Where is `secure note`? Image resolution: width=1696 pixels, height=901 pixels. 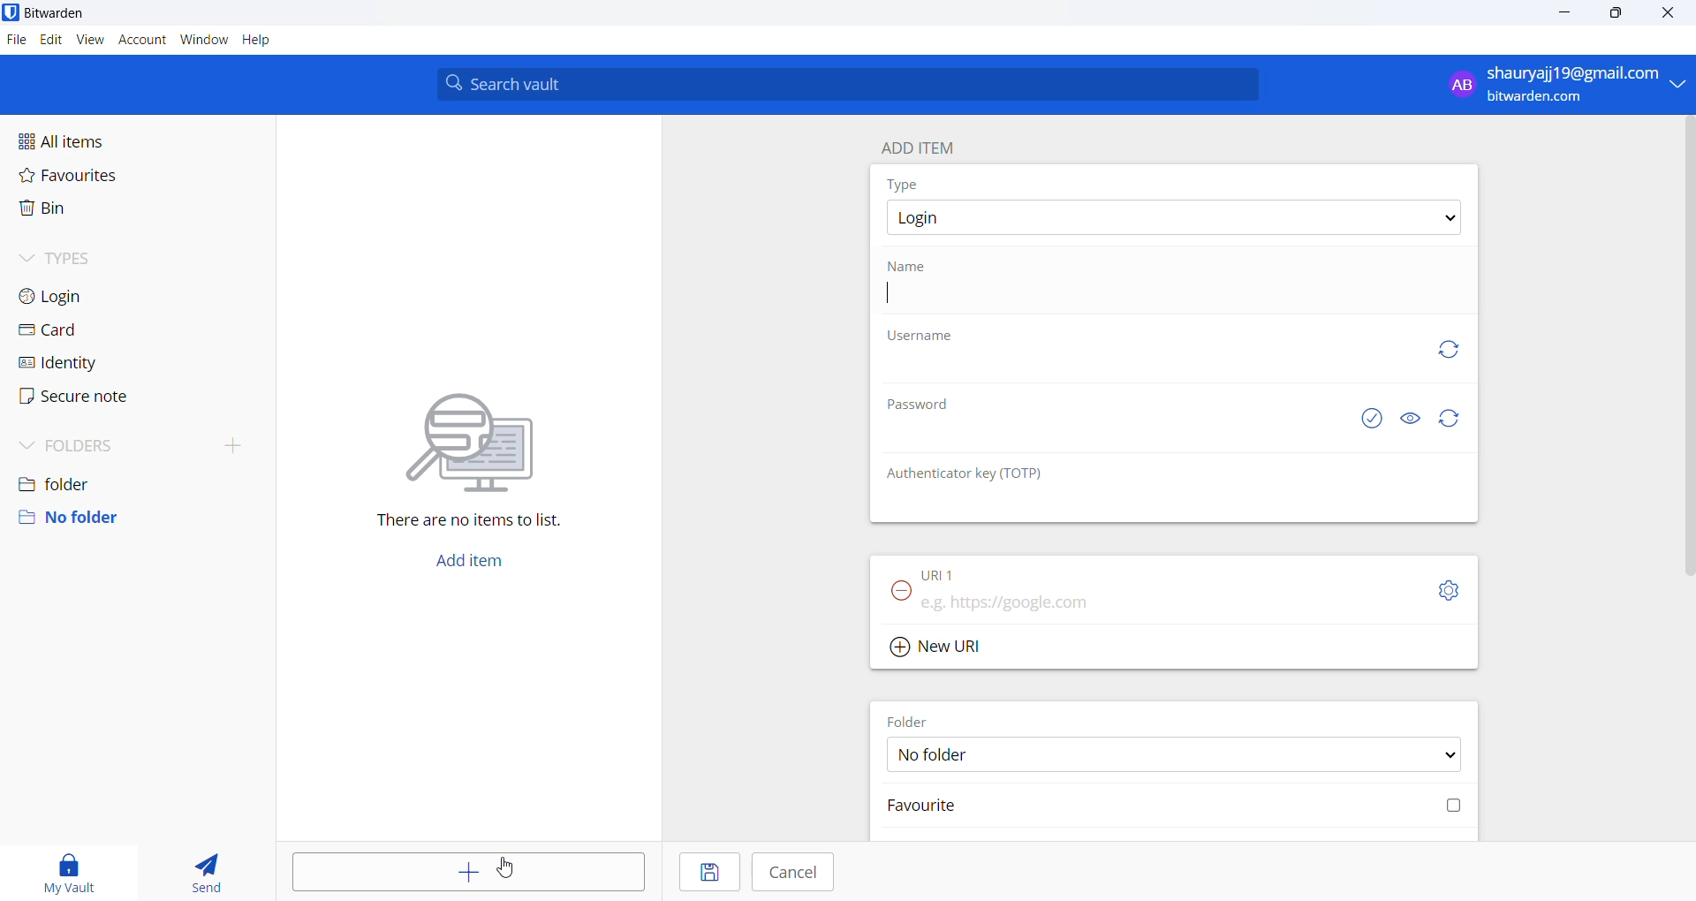
secure note is located at coordinates (89, 397).